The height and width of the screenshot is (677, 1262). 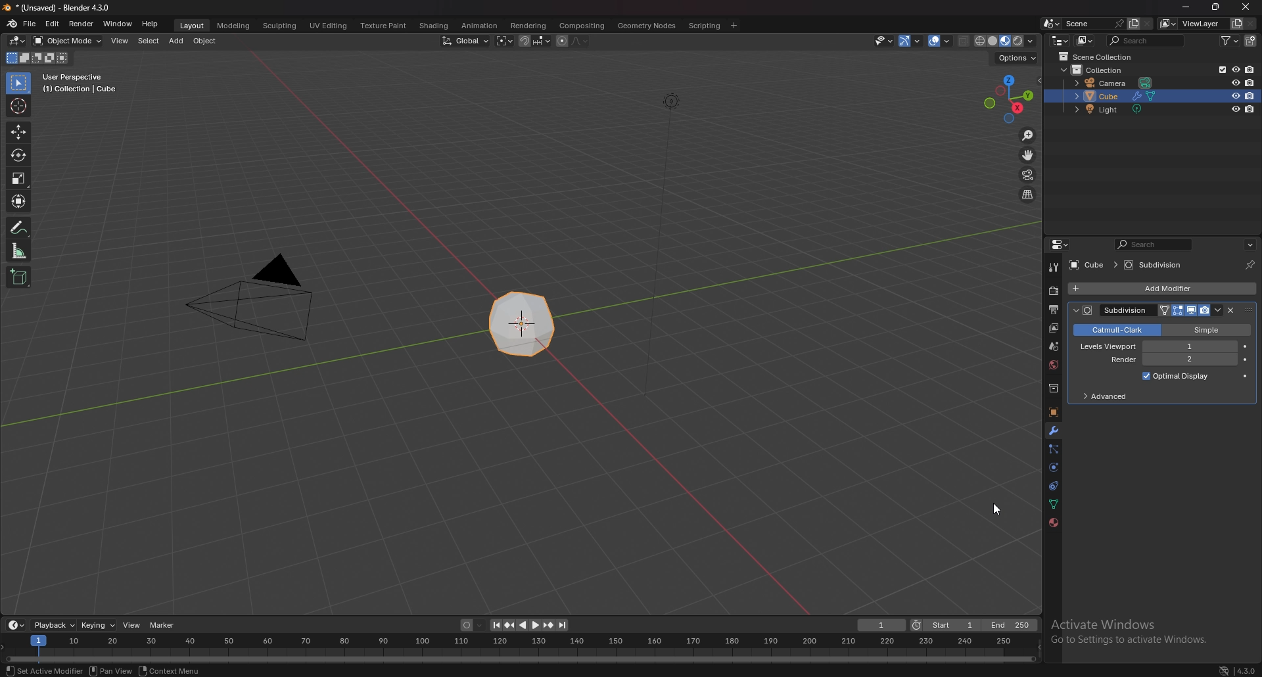 I want to click on options, so click(x=1017, y=58).